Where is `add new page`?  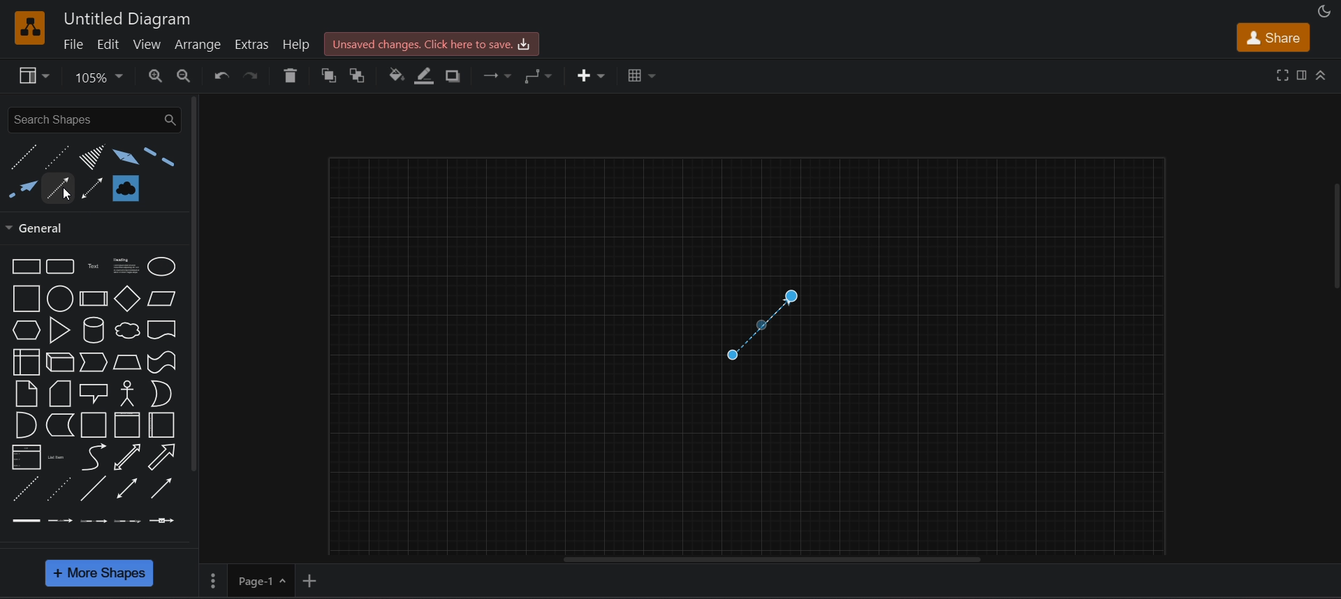
add new page is located at coordinates (313, 579).